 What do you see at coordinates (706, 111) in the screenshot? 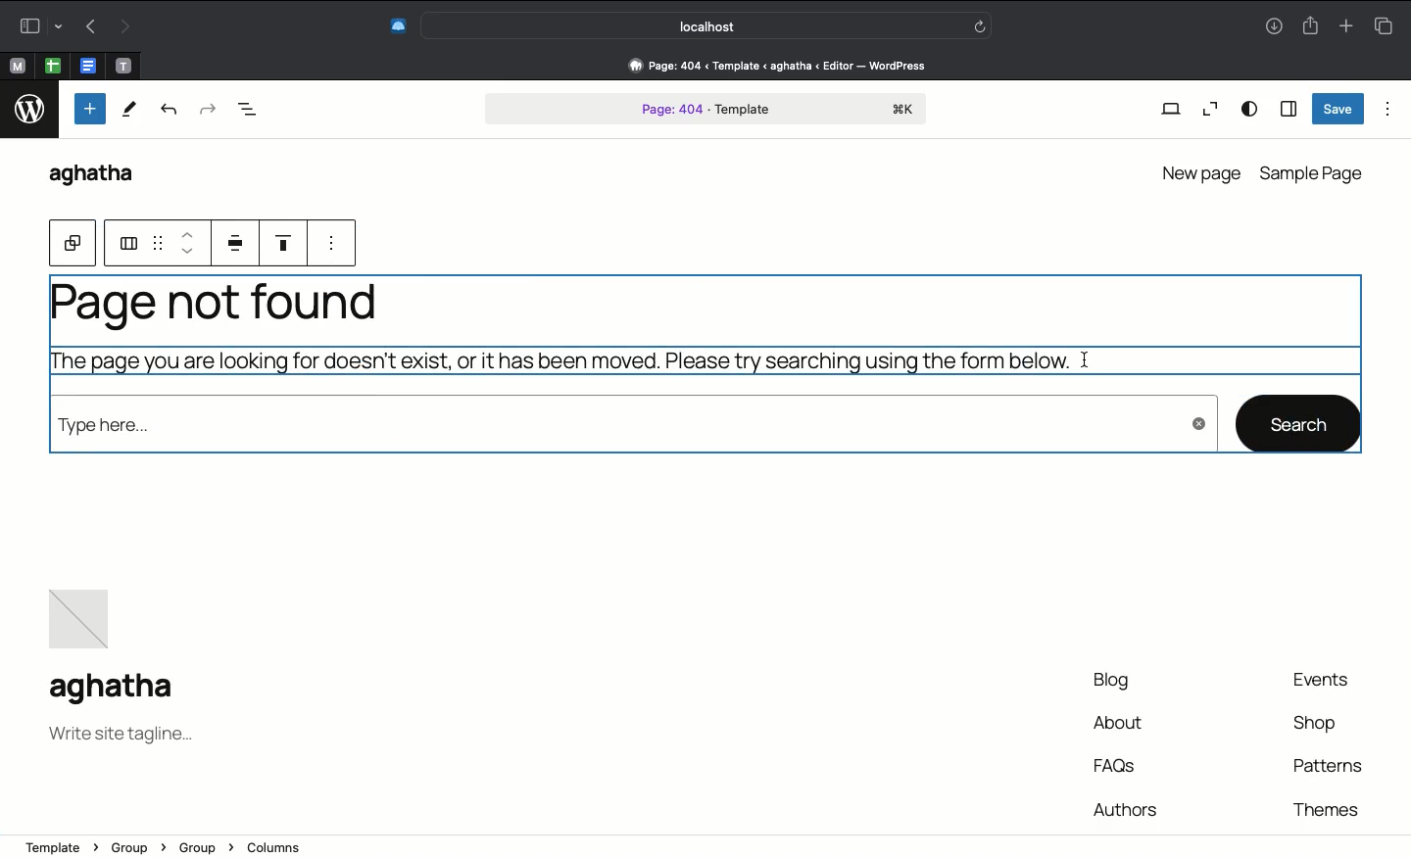
I see `Page 404` at bounding box center [706, 111].